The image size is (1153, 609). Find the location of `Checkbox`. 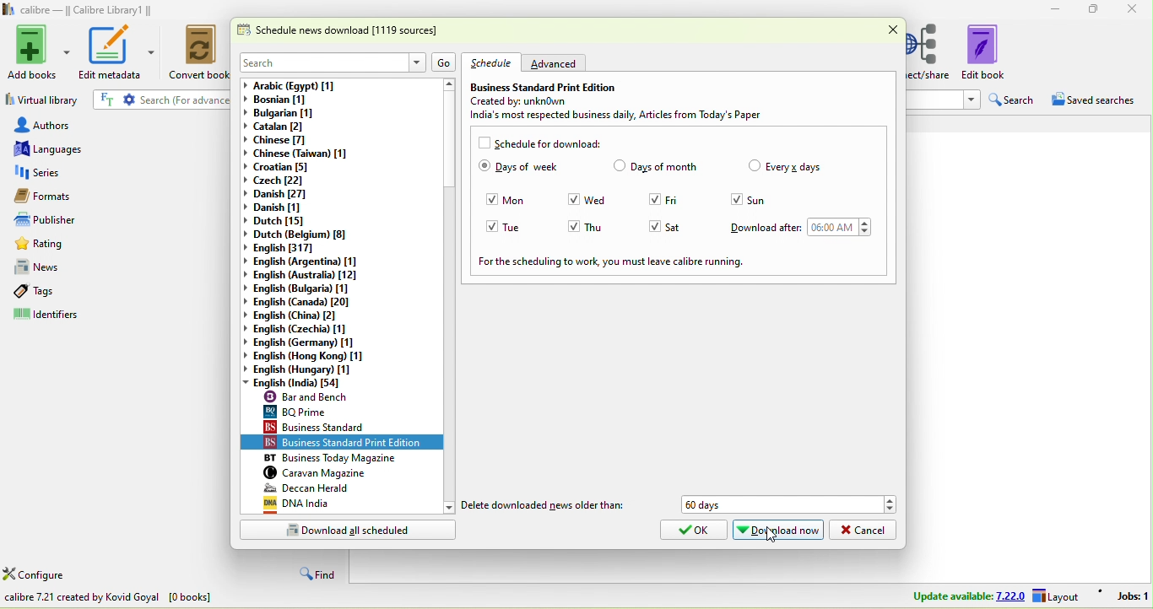

Checkbox is located at coordinates (652, 227).